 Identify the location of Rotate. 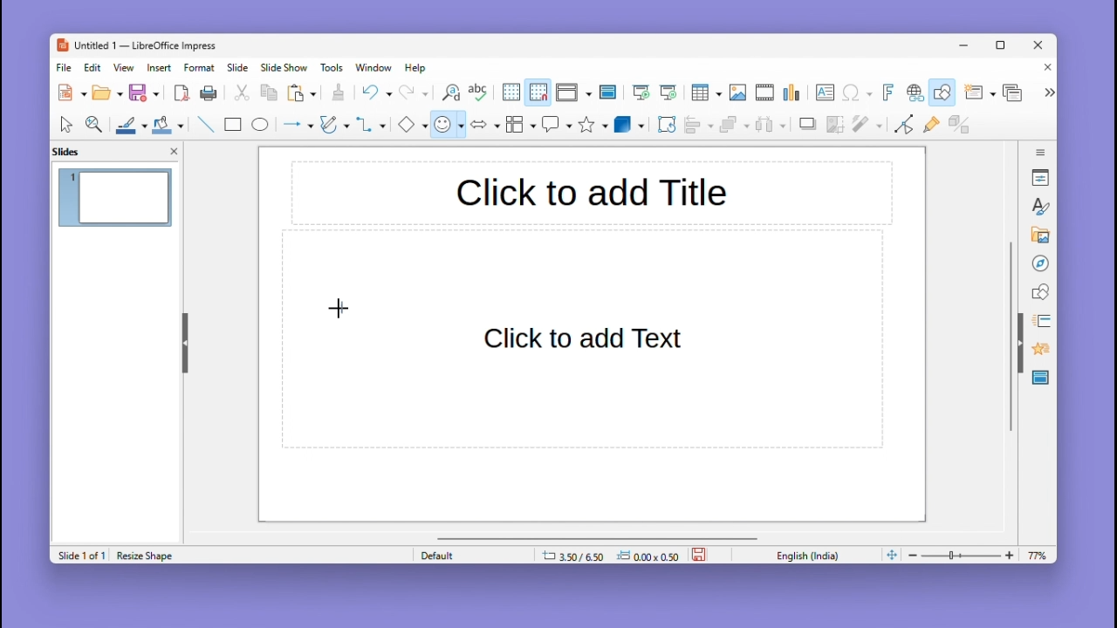
(665, 124).